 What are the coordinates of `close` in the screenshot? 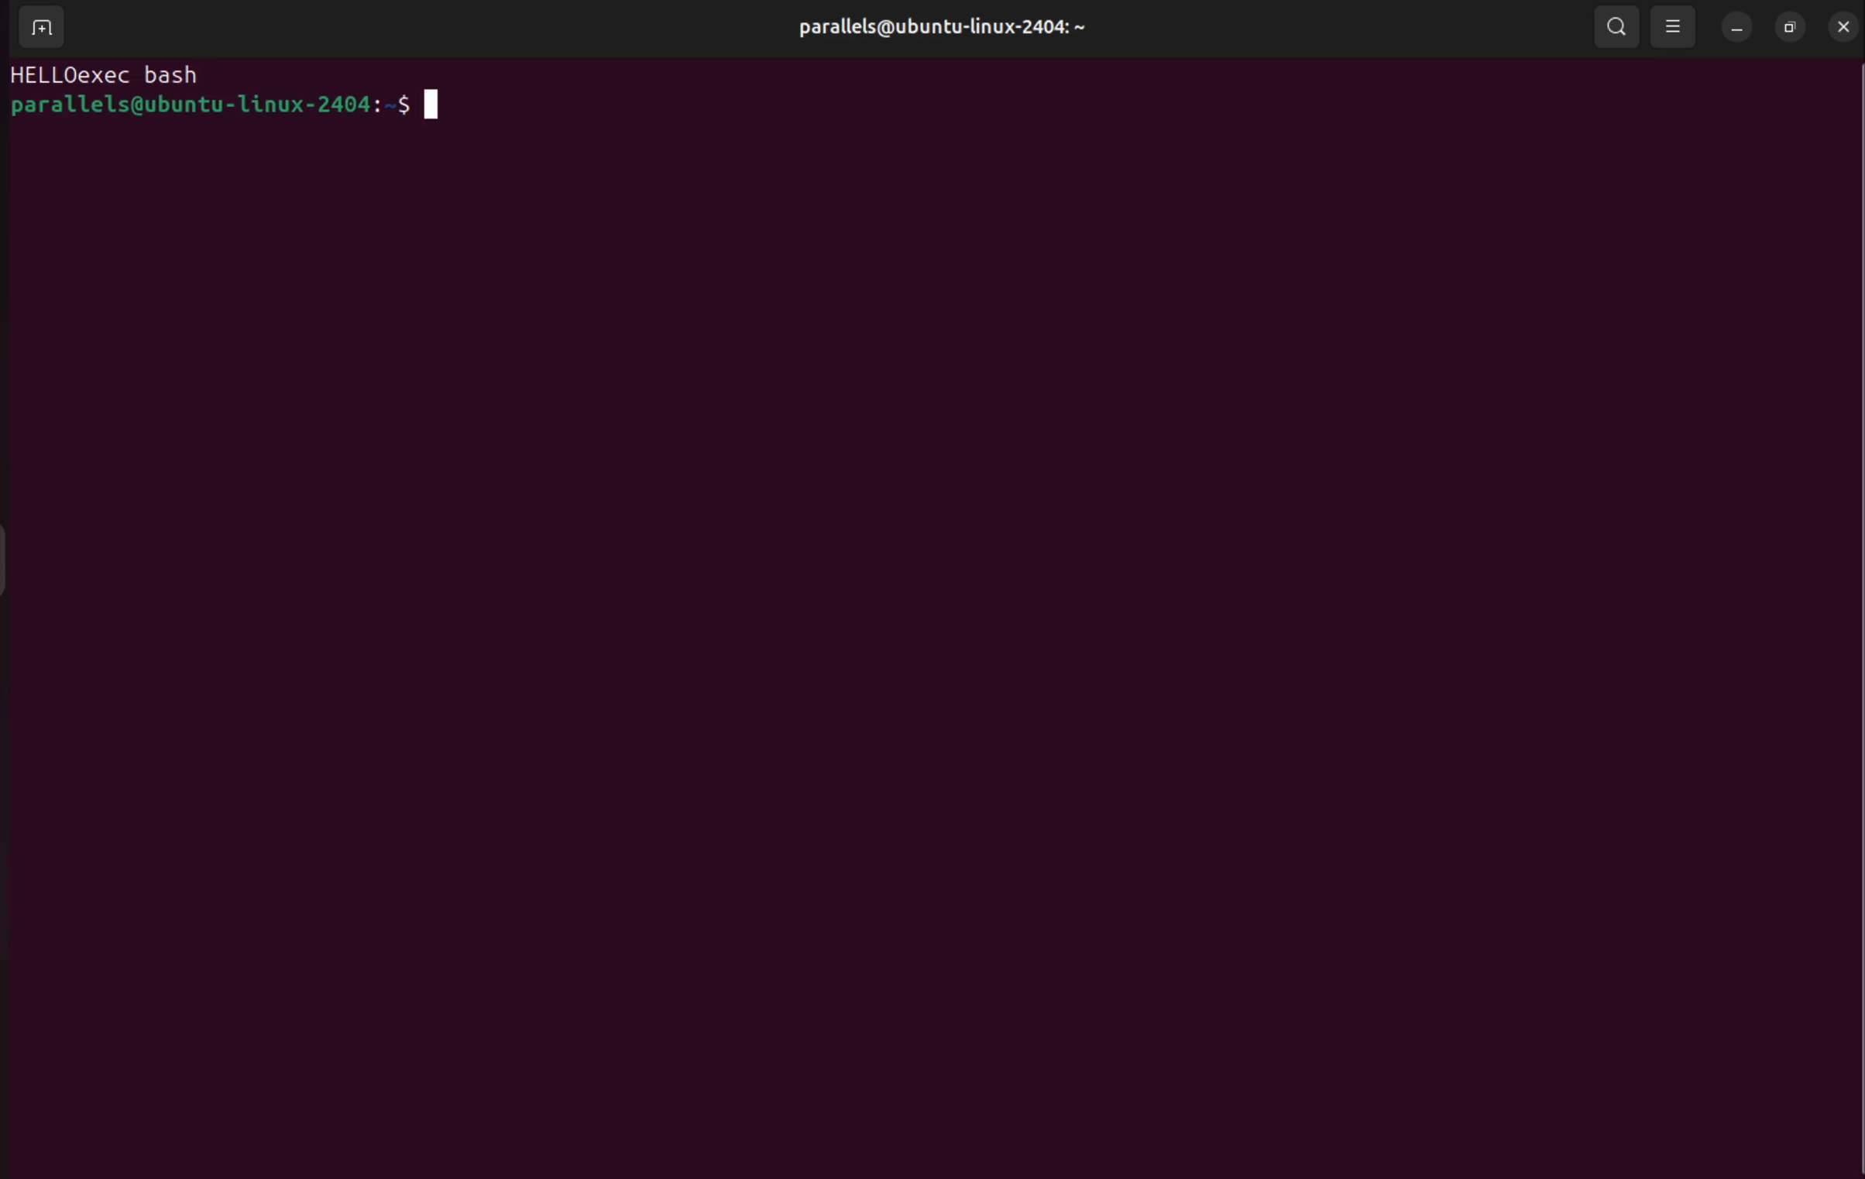 It's located at (1843, 25).